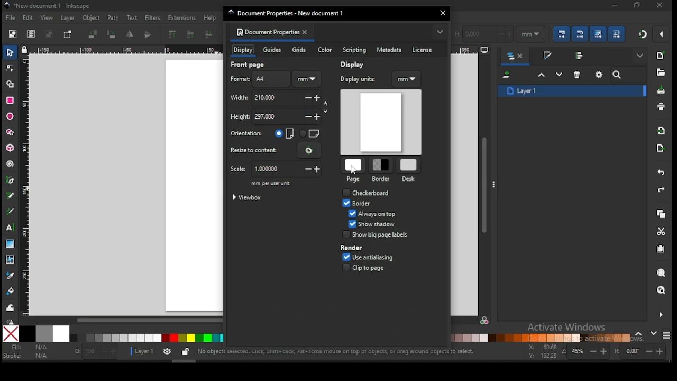 The image size is (677, 381). What do you see at coordinates (541, 350) in the screenshot?
I see `cursor coordinates` at bounding box center [541, 350].